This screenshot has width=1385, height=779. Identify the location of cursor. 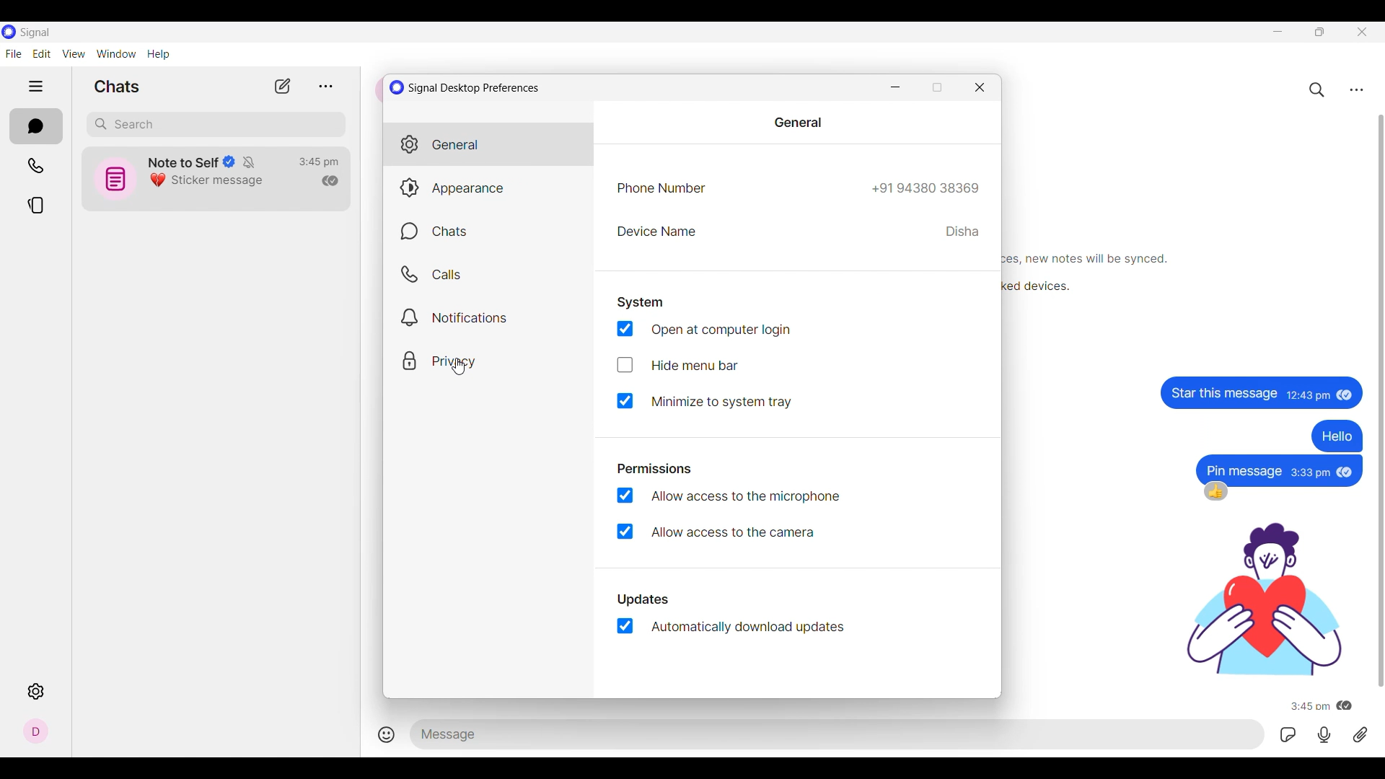
(461, 370).